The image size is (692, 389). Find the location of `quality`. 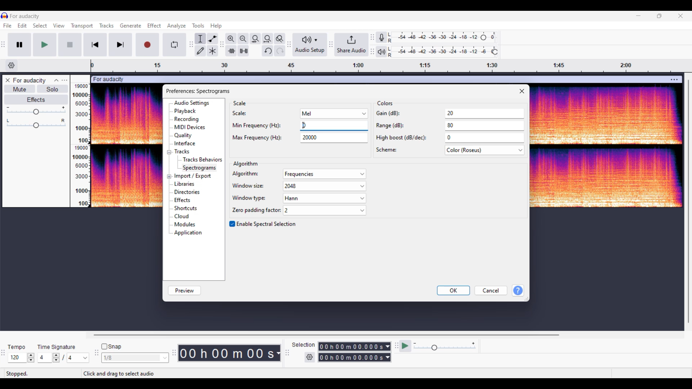

quality is located at coordinates (185, 136).